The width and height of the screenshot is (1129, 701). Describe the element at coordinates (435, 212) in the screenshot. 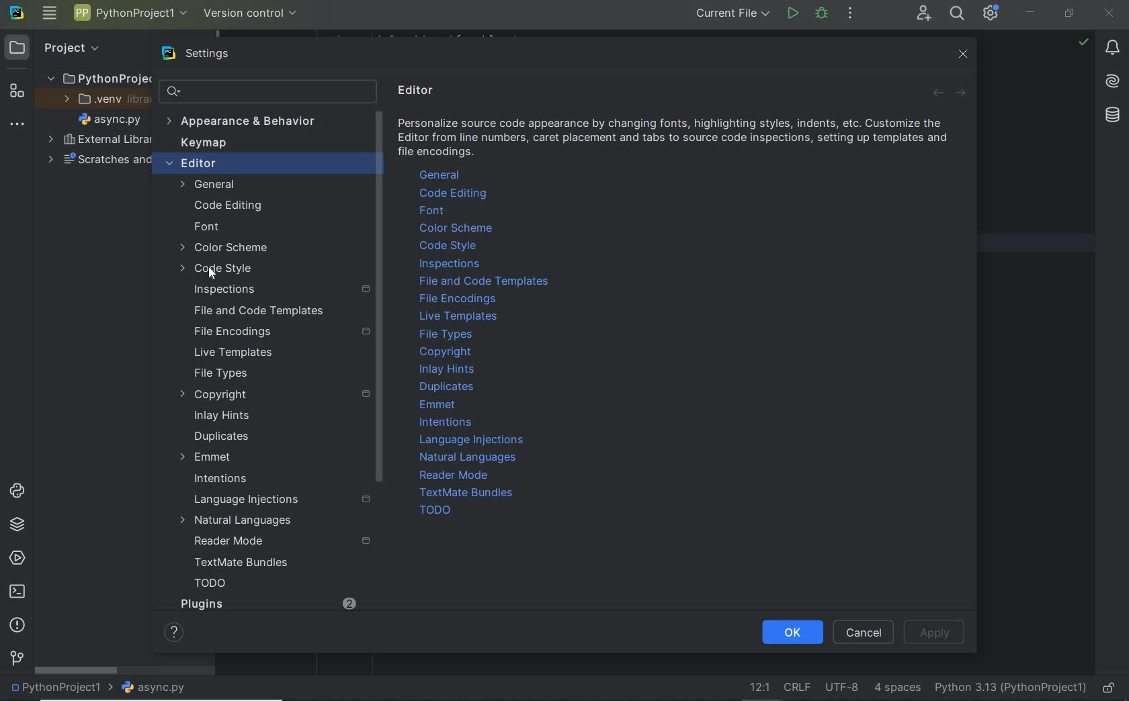

I see `font` at that location.